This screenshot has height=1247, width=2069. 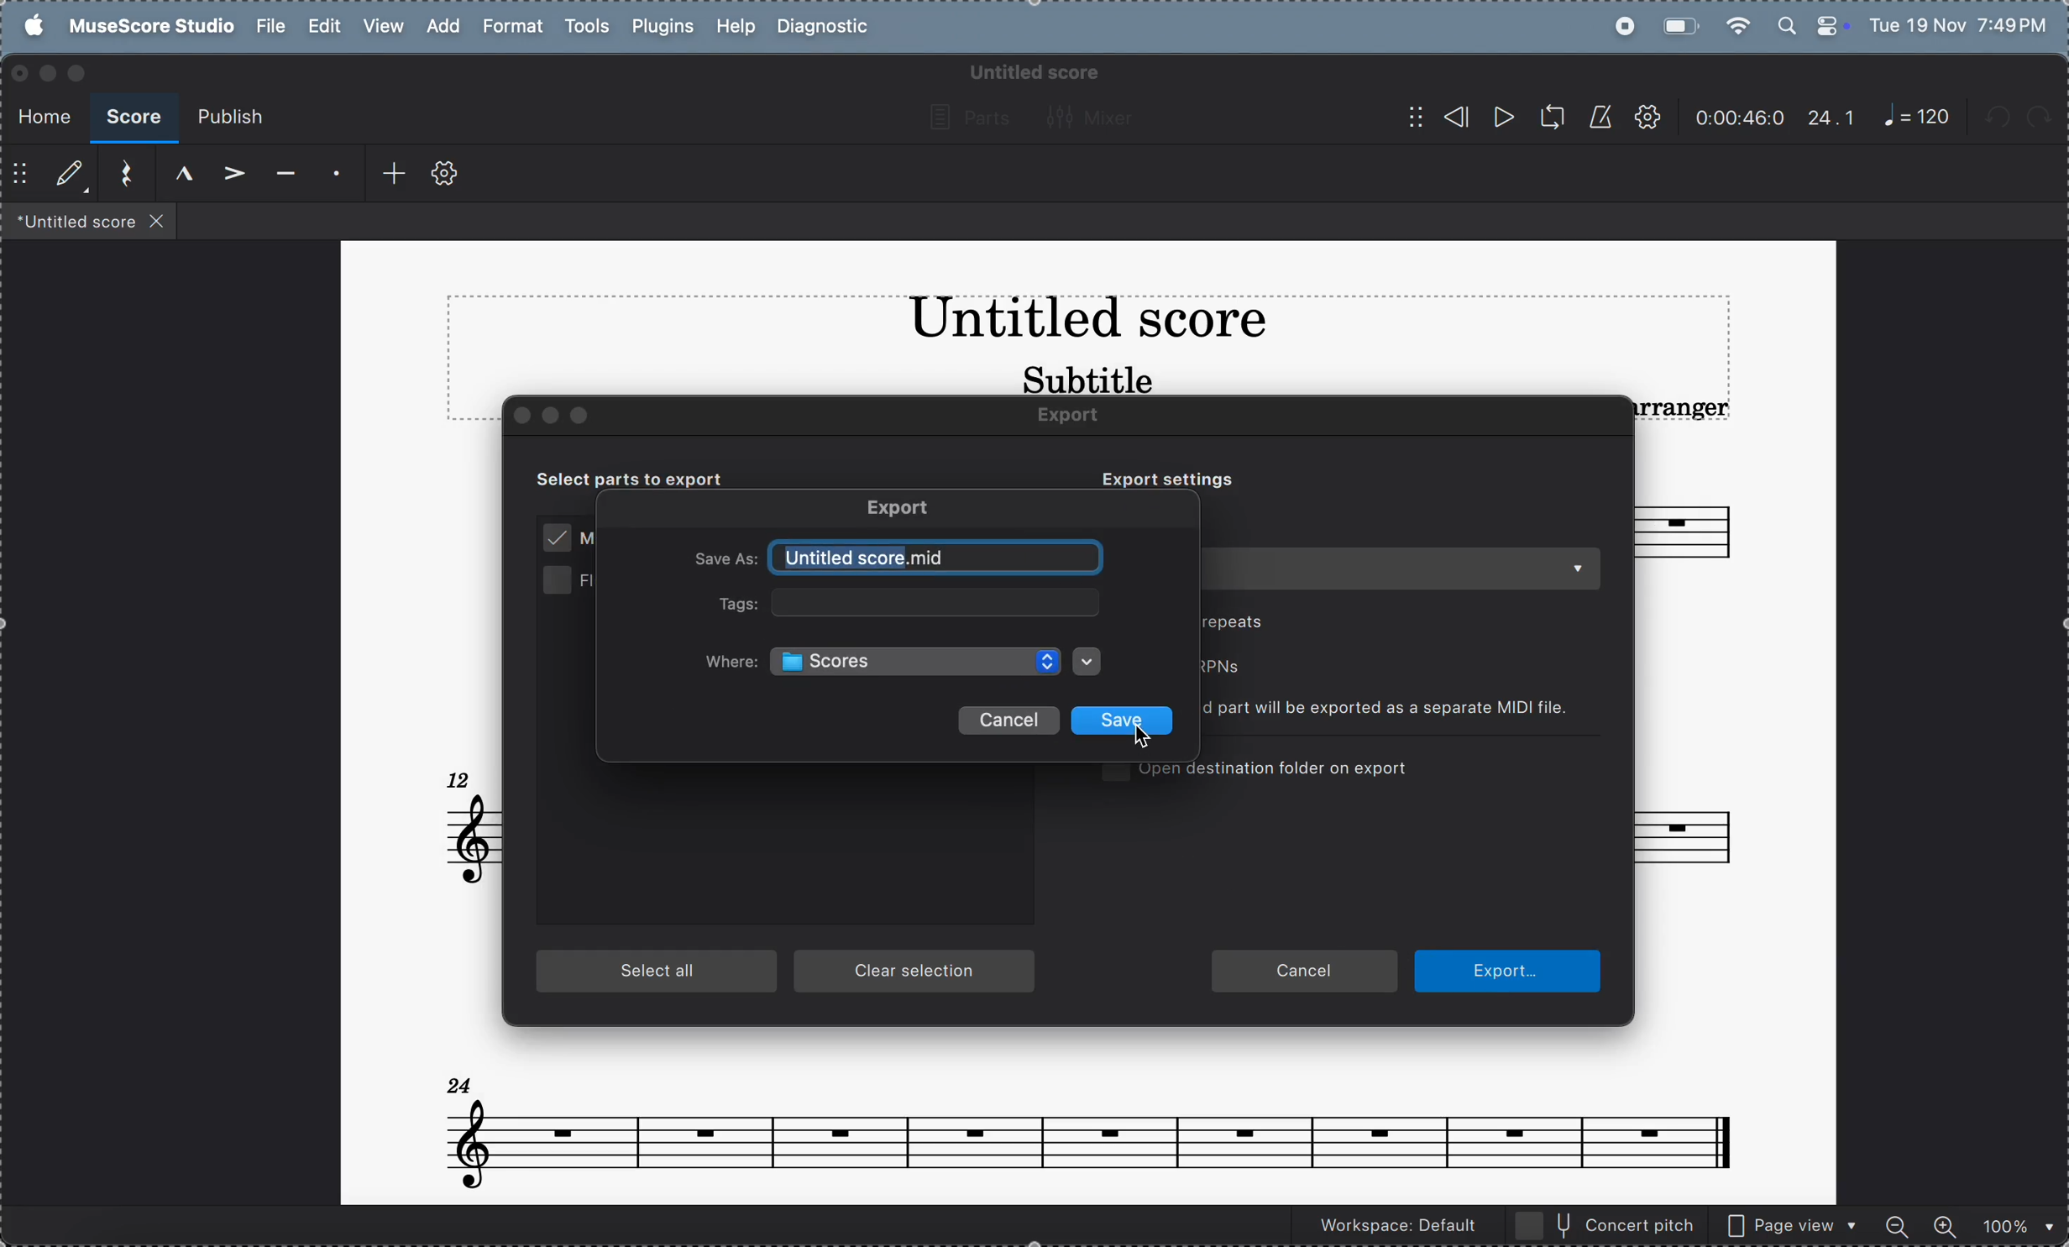 What do you see at coordinates (1304, 972) in the screenshot?
I see `cancel` at bounding box center [1304, 972].